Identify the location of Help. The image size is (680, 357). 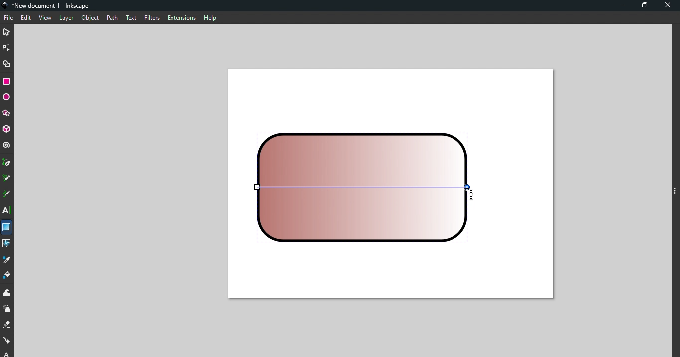
(210, 16).